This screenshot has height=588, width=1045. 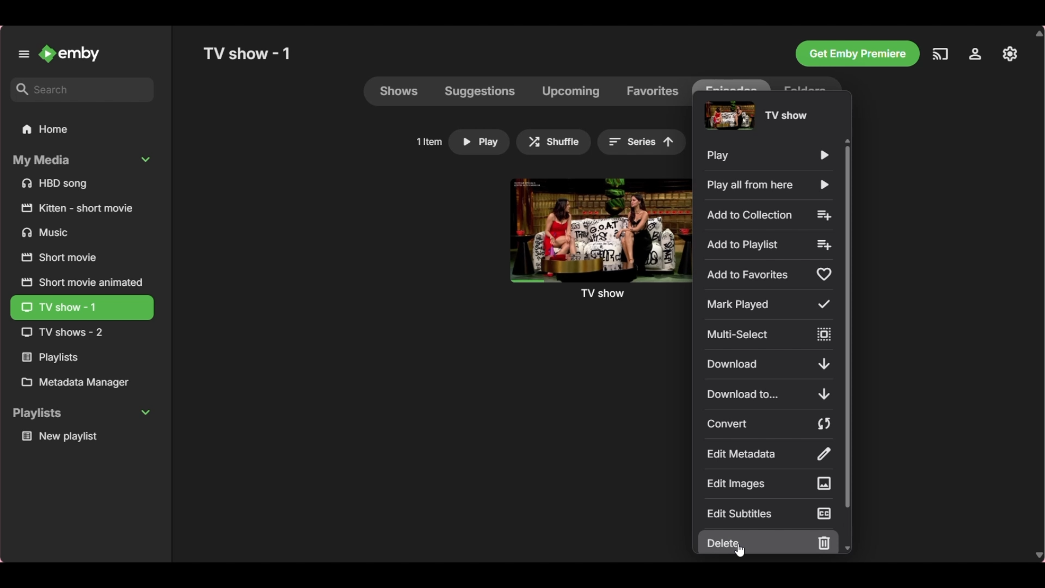 What do you see at coordinates (70, 53) in the screenshot?
I see `Go to home` at bounding box center [70, 53].